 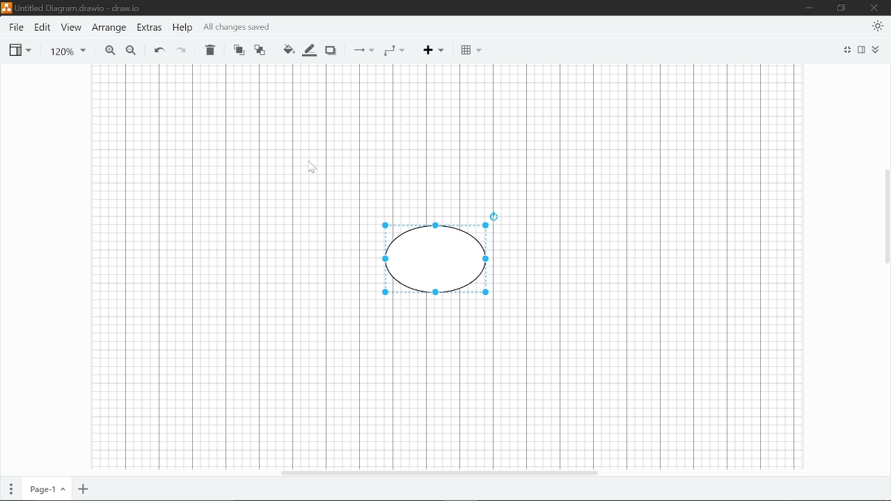 I want to click on Full screen, so click(x=846, y=49).